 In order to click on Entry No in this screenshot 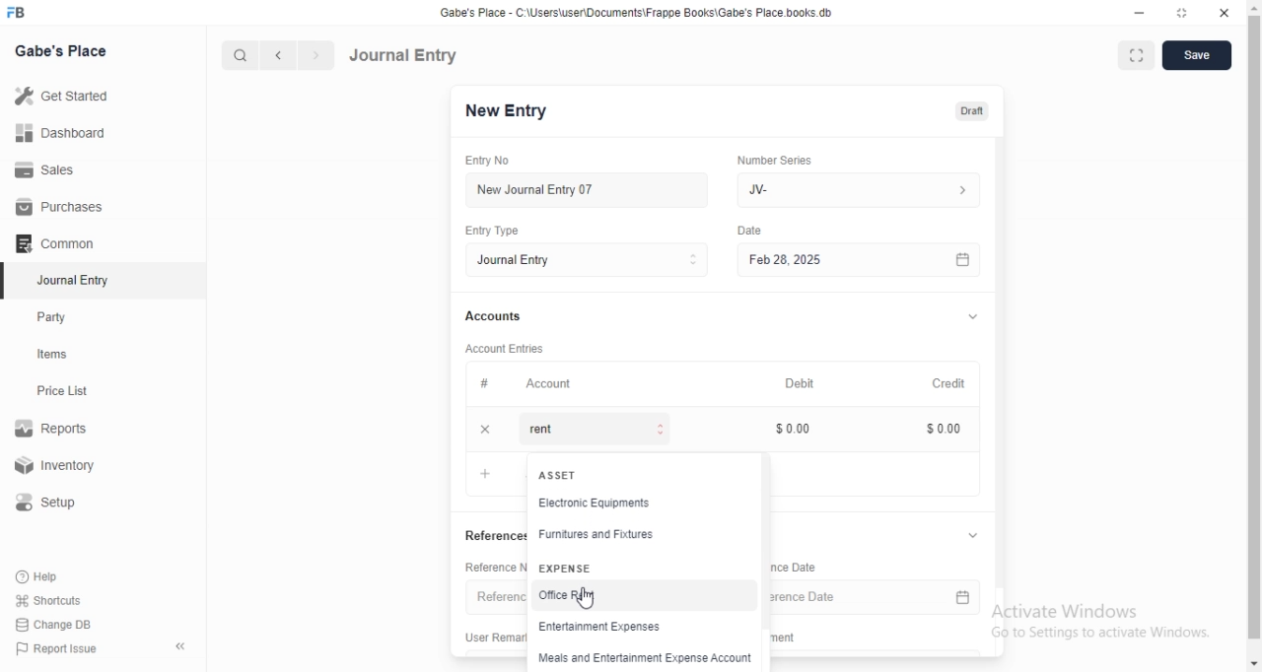, I will do `click(498, 161)`.